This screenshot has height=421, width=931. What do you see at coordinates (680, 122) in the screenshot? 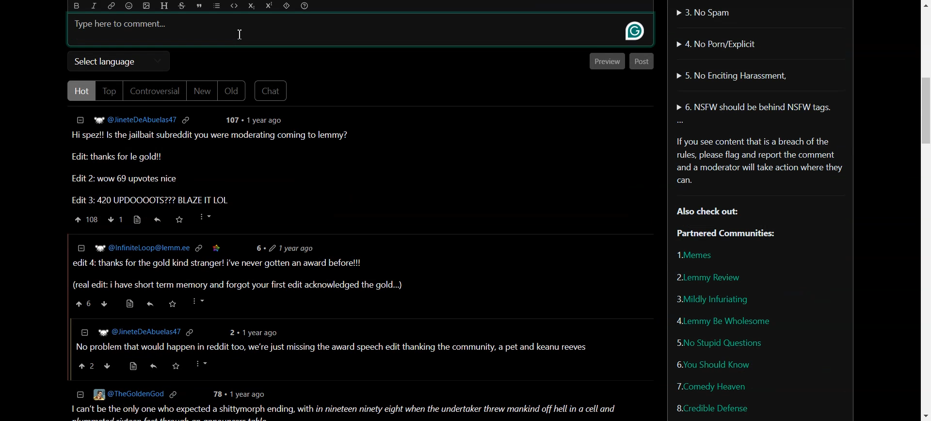
I see `More` at bounding box center [680, 122].